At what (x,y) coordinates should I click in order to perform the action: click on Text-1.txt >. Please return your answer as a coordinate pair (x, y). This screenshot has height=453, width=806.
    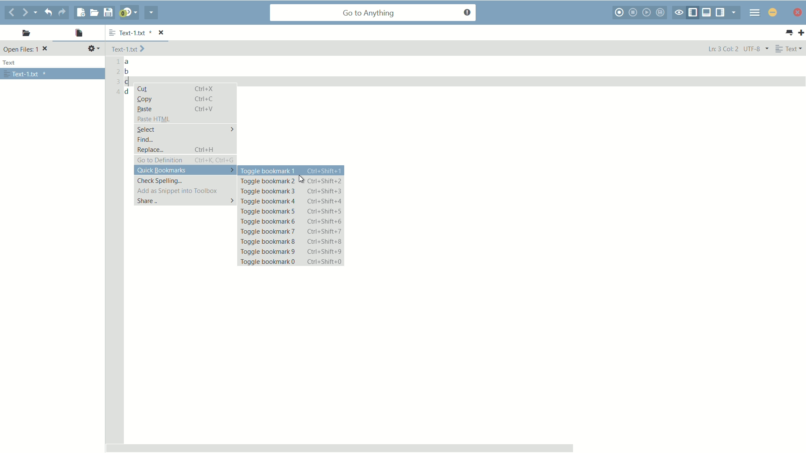
    Looking at the image, I should click on (129, 49).